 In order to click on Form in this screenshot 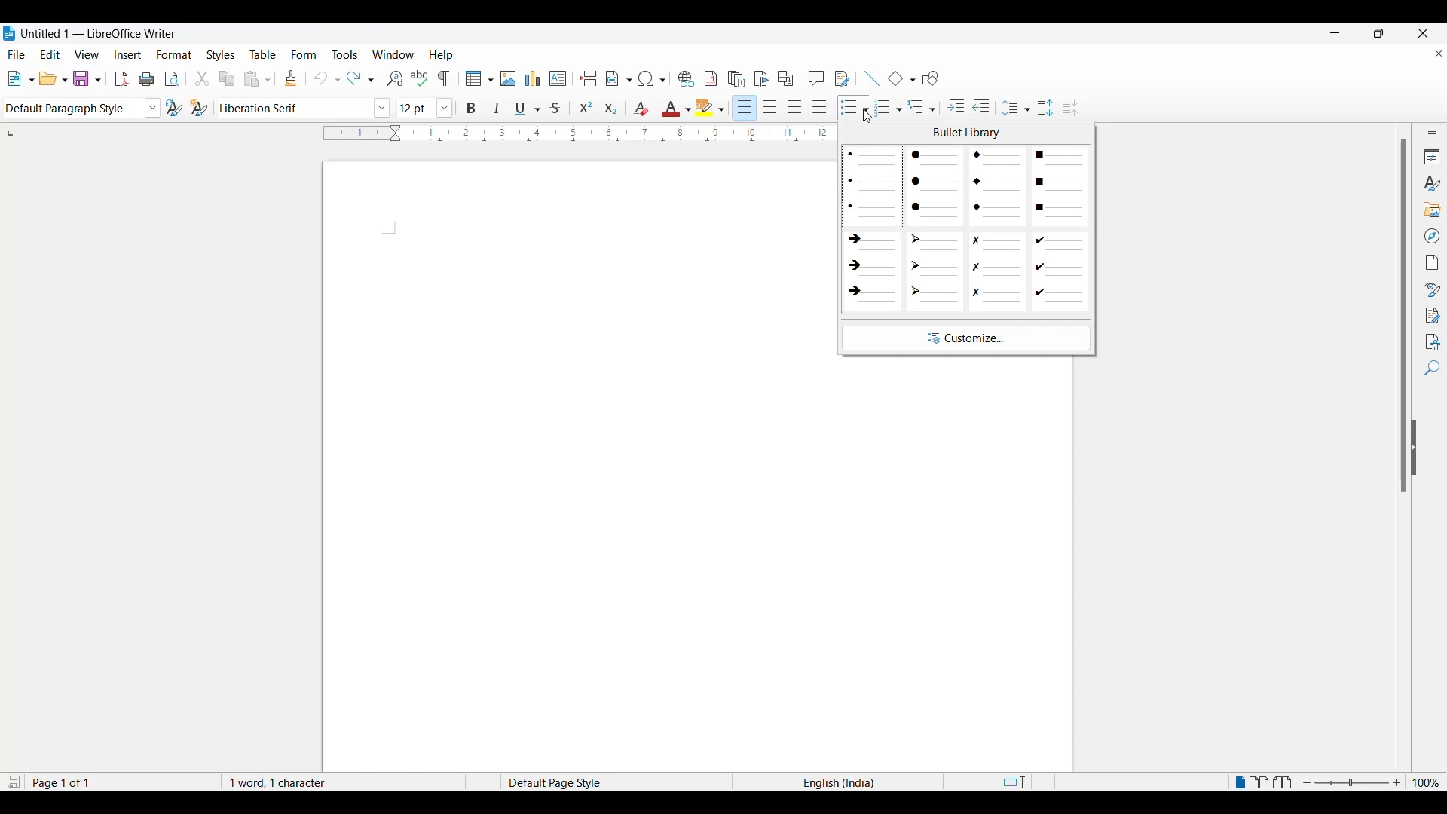, I will do `click(304, 54)`.